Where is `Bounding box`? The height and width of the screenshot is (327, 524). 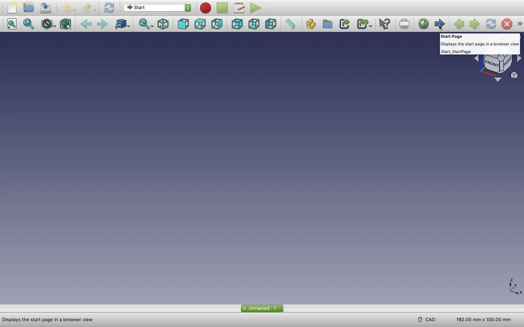 Bounding box is located at coordinates (65, 25).